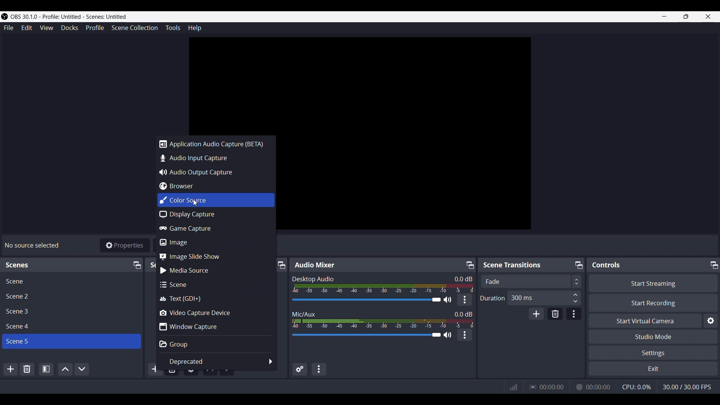 The width and height of the screenshot is (720, 405). What do you see at coordinates (513, 265) in the screenshot?
I see `Text` at bounding box center [513, 265].